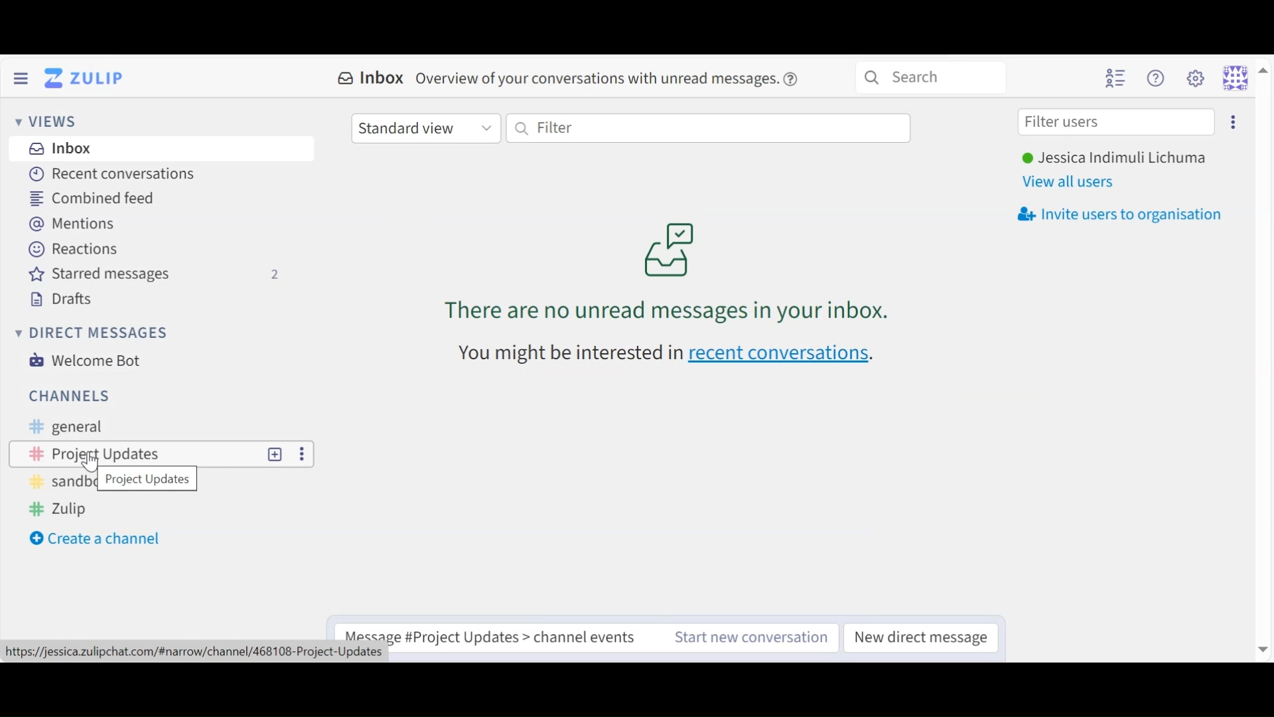 The height and width of the screenshot is (717, 1274). I want to click on Start new Conversation, so click(754, 636).